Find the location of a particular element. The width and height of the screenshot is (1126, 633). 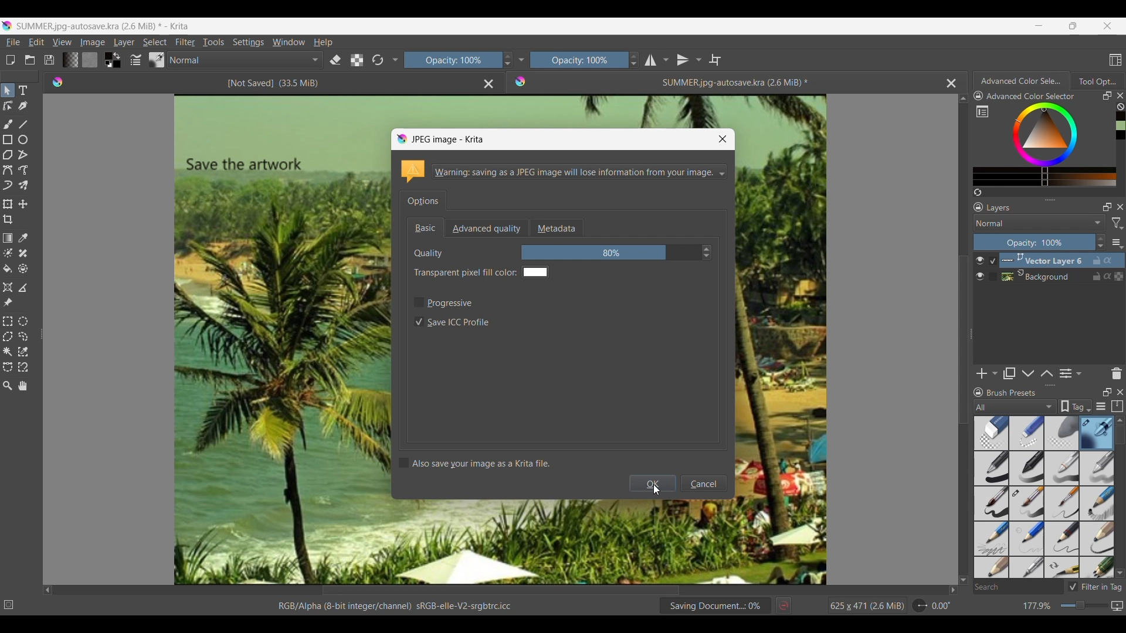

Settings is located at coordinates (248, 42).